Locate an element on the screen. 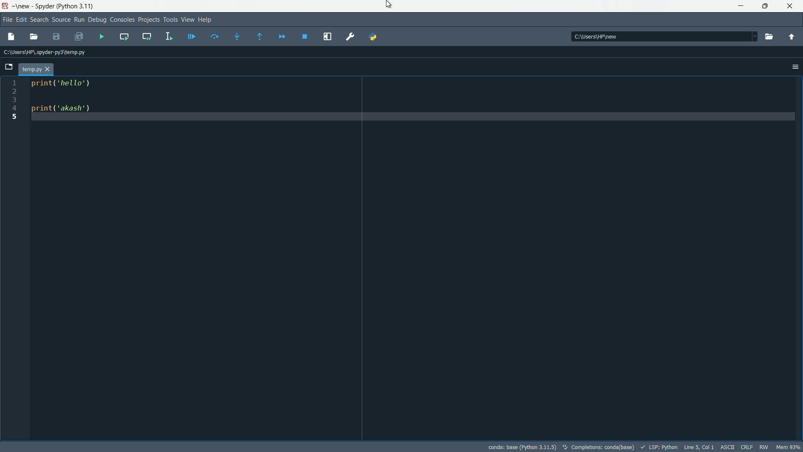 The height and width of the screenshot is (452, 803). run current cell is located at coordinates (124, 36).